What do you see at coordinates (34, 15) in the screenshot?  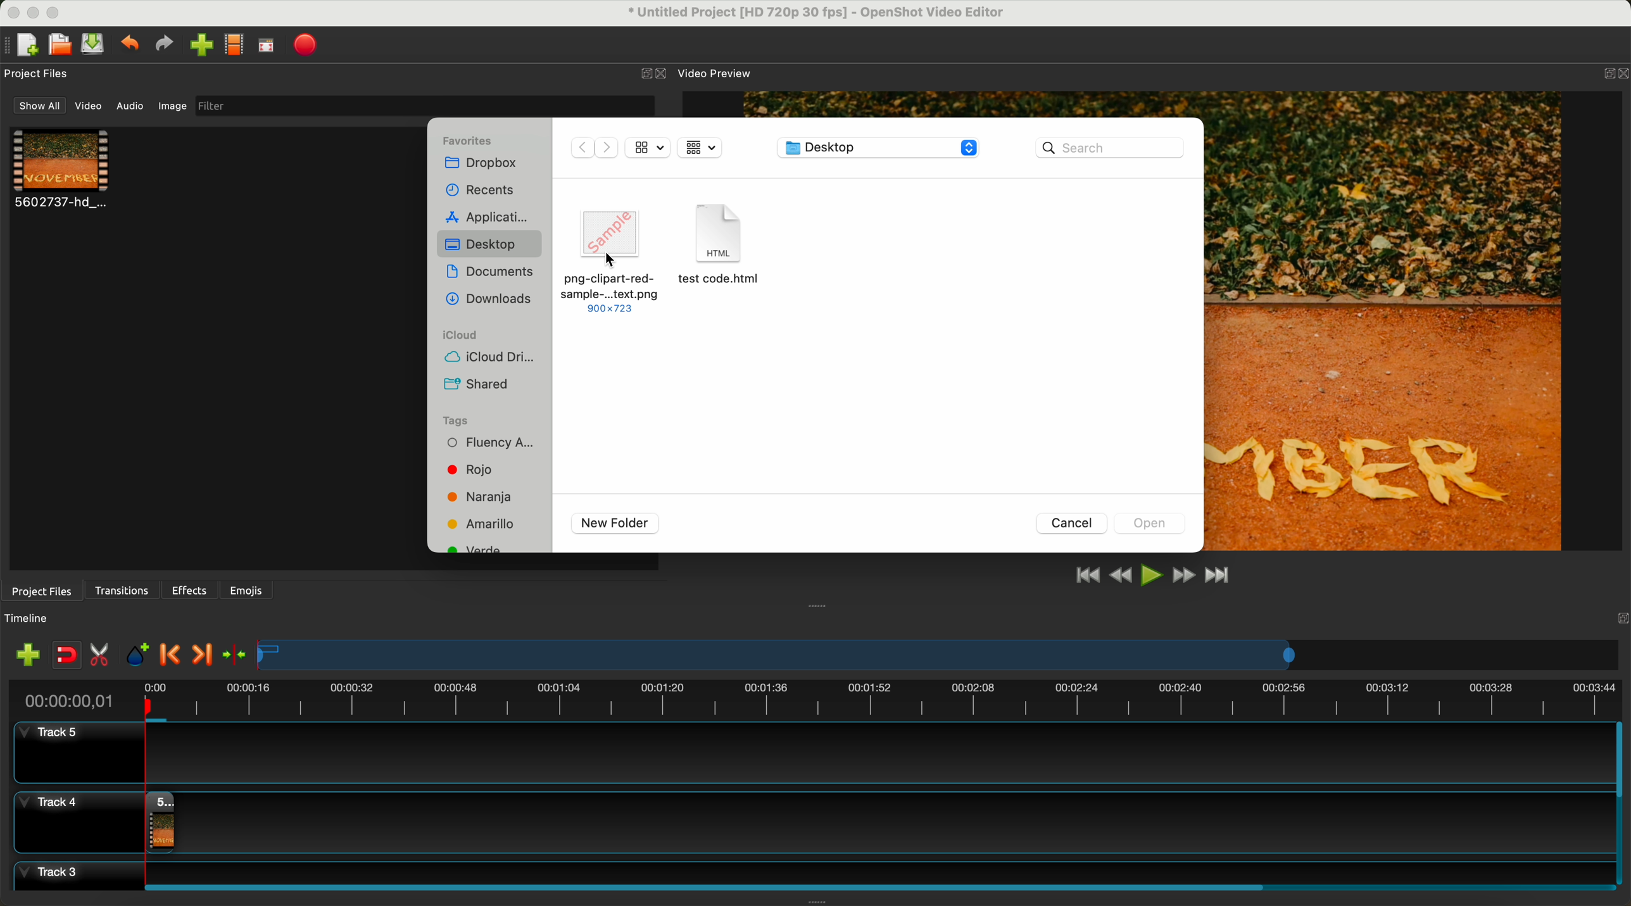 I see `minimize` at bounding box center [34, 15].